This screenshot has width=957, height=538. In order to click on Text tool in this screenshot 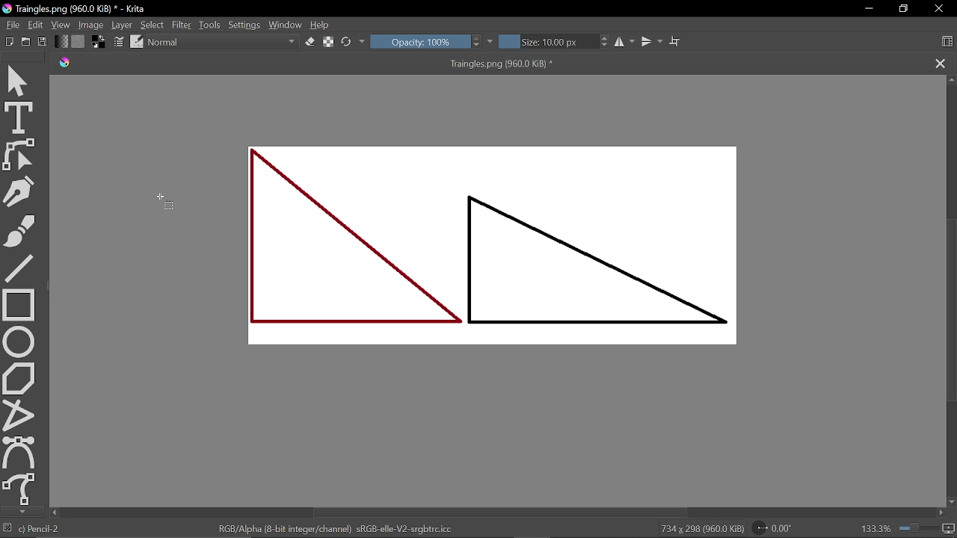, I will do `click(18, 119)`.